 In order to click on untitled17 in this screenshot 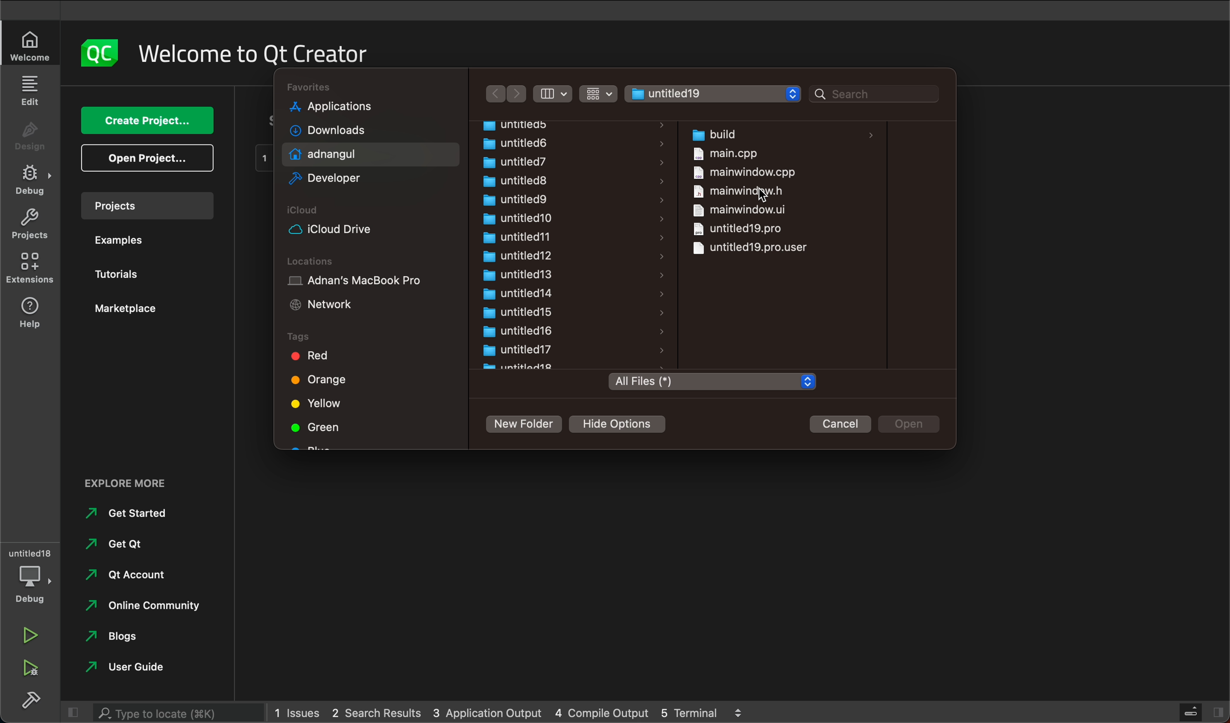, I will do `click(523, 350)`.